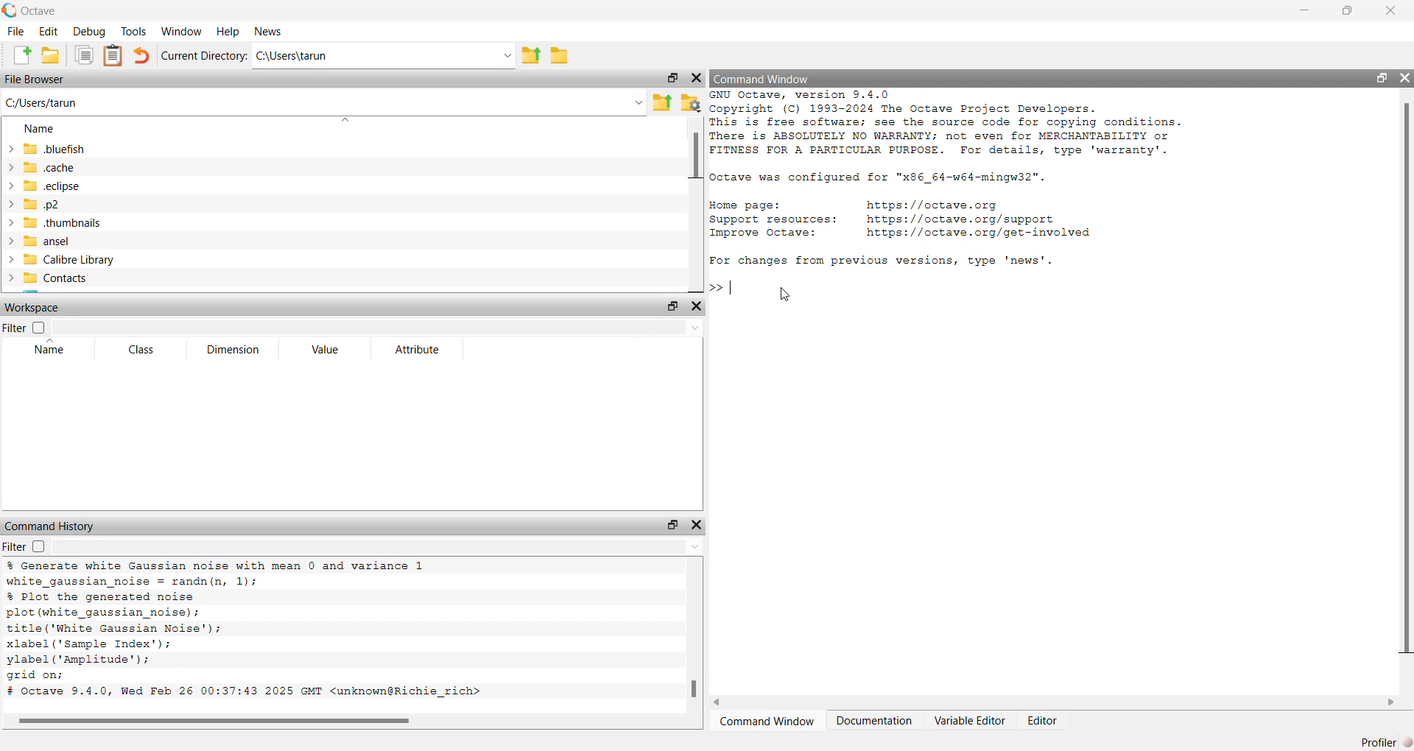 The image size is (1414, 751). Describe the element at coordinates (179, 31) in the screenshot. I see `‘Window` at that location.